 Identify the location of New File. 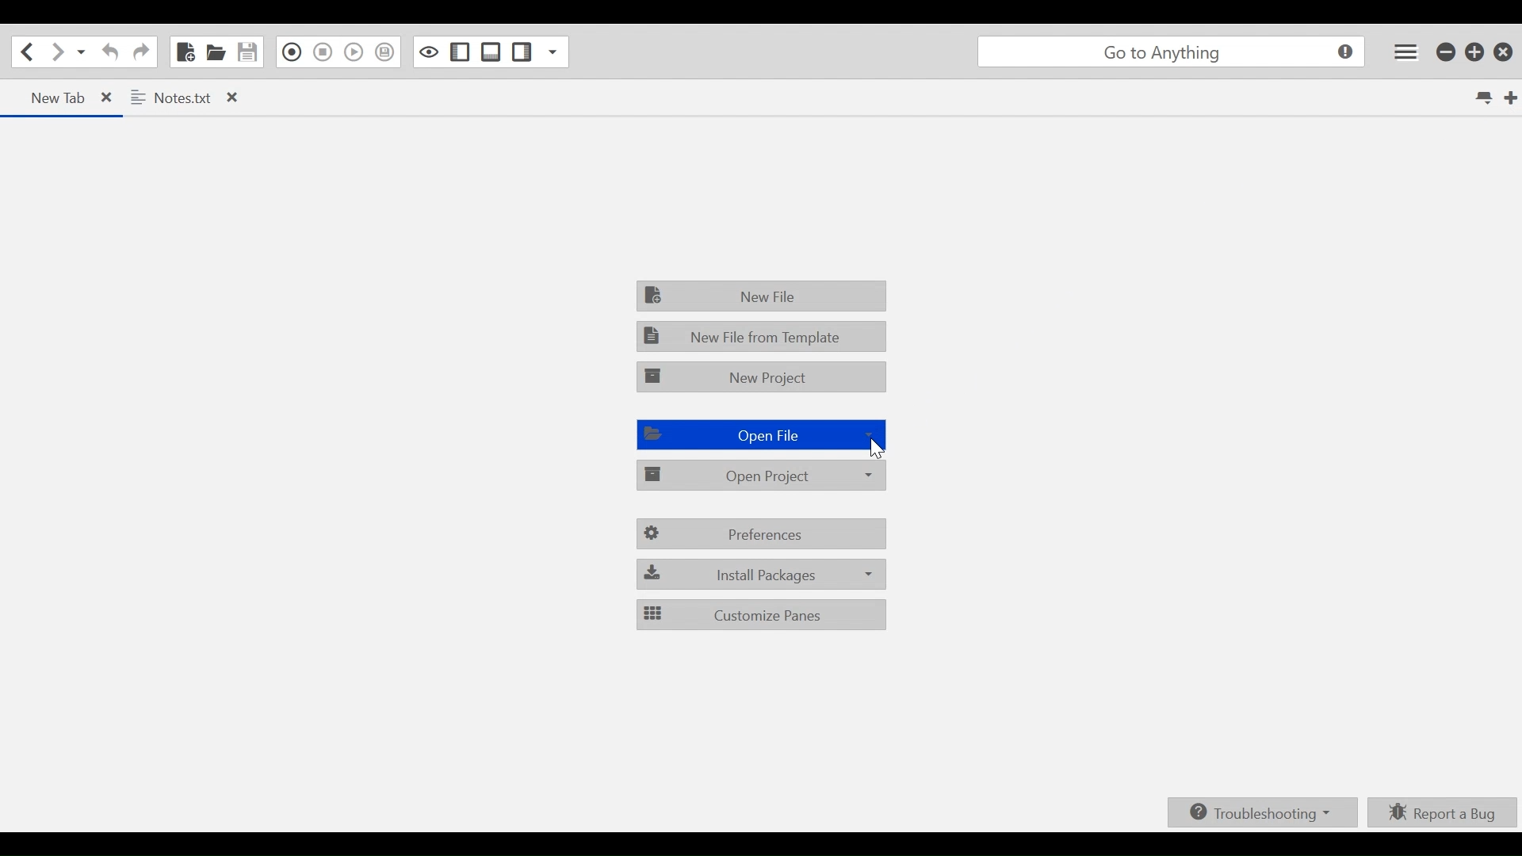
(760, 296).